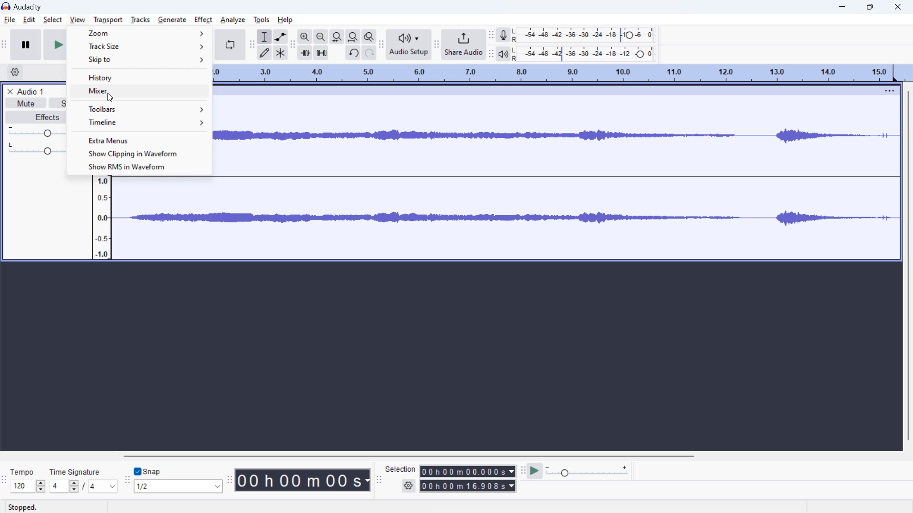 This screenshot has width=913, height=513. I want to click on time stamp, so click(303, 481).